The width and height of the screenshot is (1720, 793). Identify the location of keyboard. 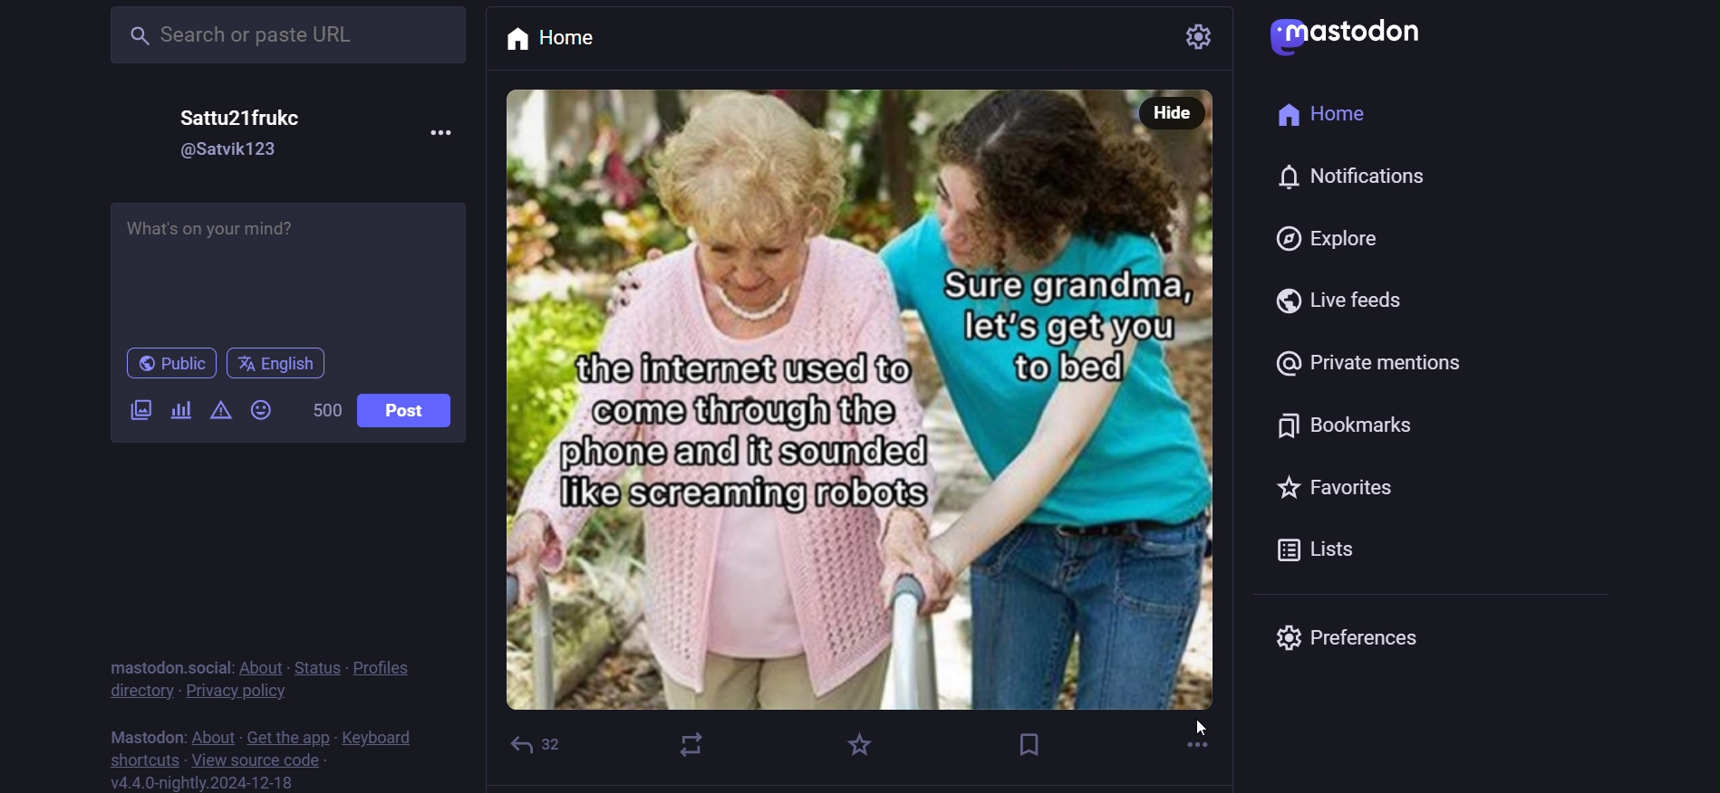
(380, 738).